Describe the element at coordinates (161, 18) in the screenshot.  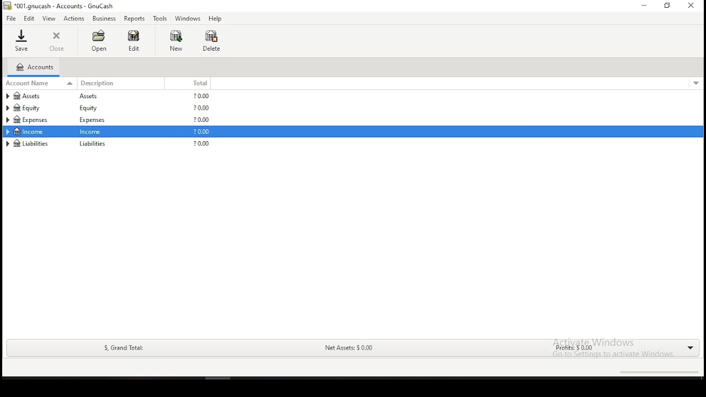
I see `tools` at that location.